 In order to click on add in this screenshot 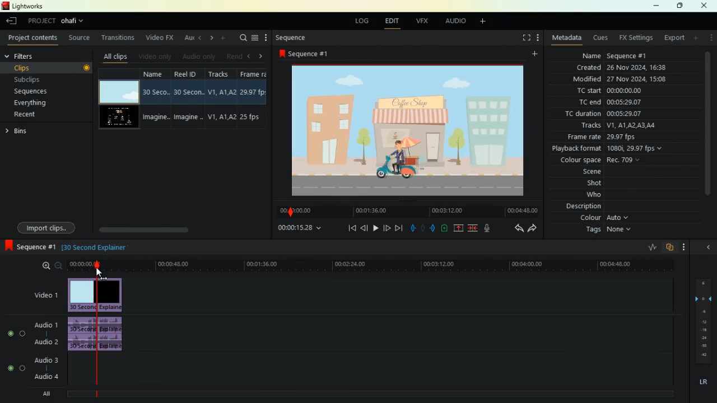, I will do `click(225, 38)`.